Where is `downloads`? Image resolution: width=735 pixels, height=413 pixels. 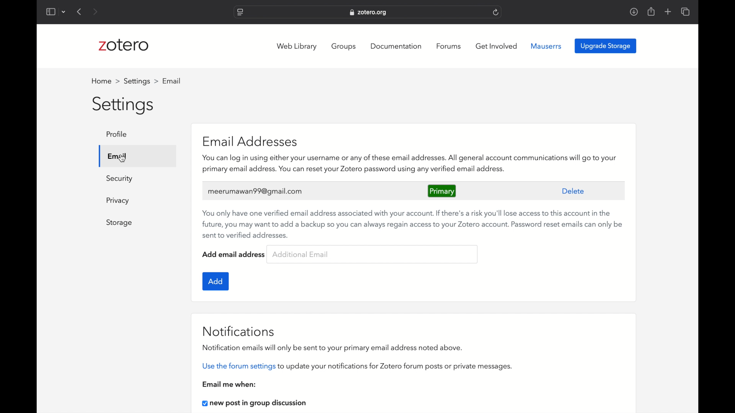 downloads is located at coordinates (634, 11).